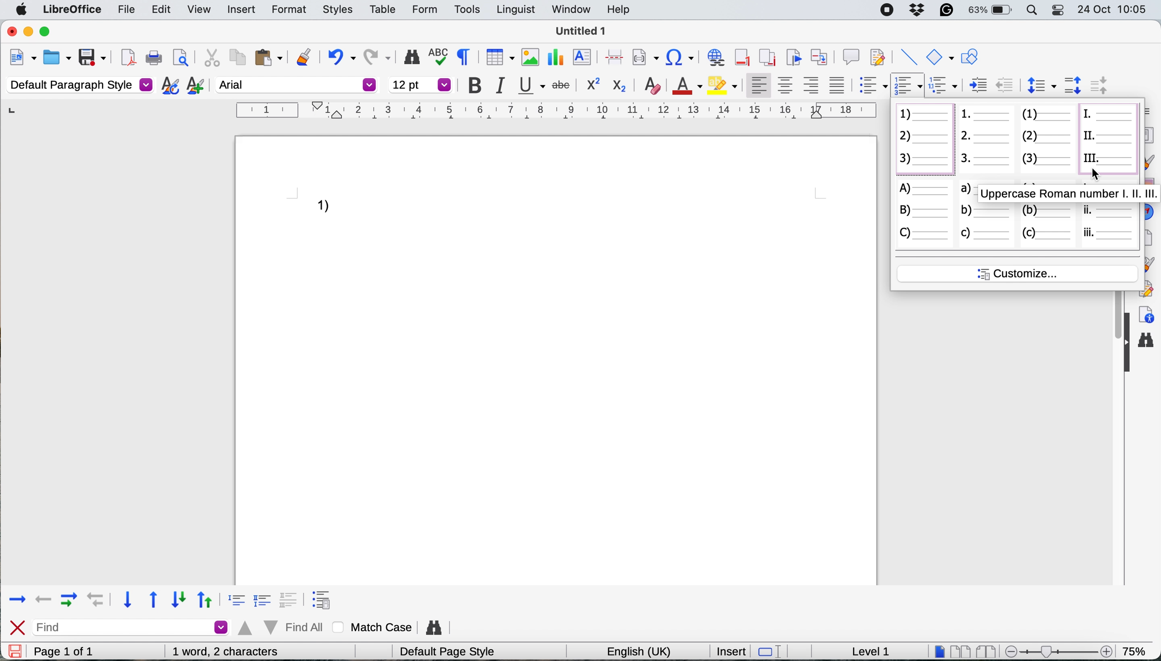 The height and width of the screenshot is (661, 1161). Describe the element at coordinates (1061, 648) in the screenshot. I see `zoom scale` at that location.